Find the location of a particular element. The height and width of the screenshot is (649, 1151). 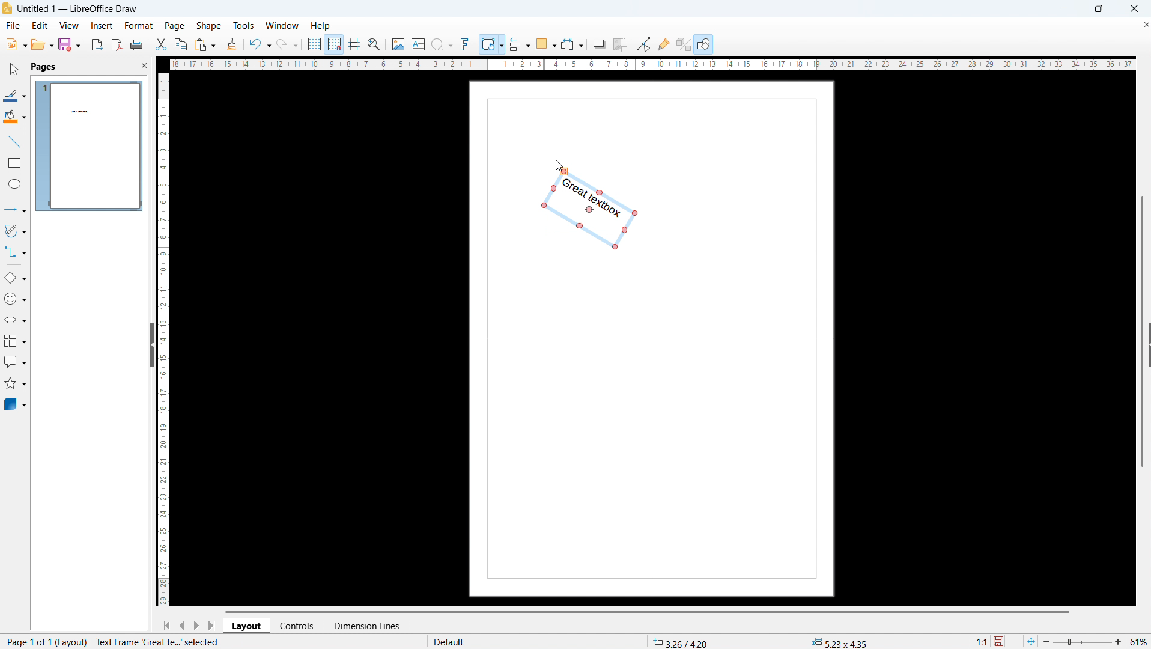

cut is located at coordinates (160, 44).